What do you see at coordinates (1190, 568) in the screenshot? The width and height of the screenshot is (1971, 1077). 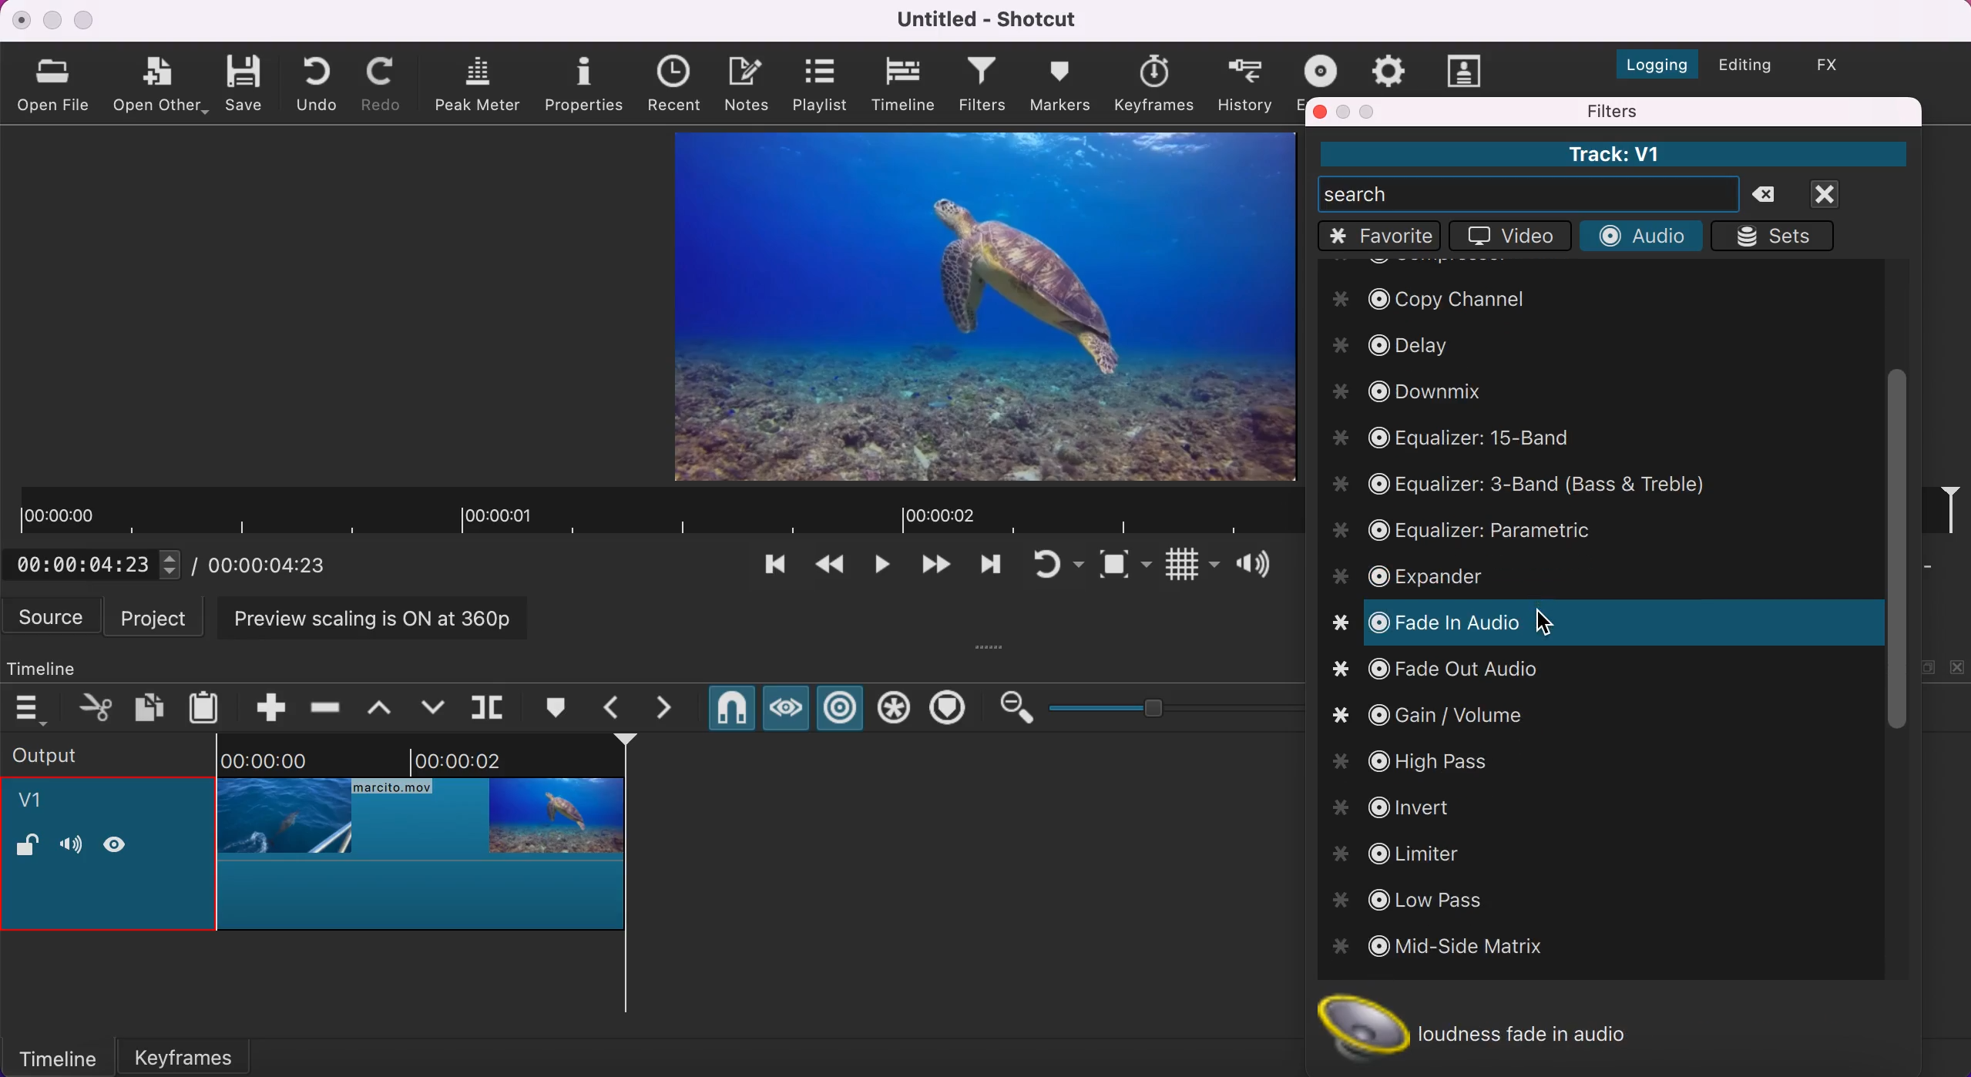 I see `toggle grid display on the player` at bounding box center [1190, 568].